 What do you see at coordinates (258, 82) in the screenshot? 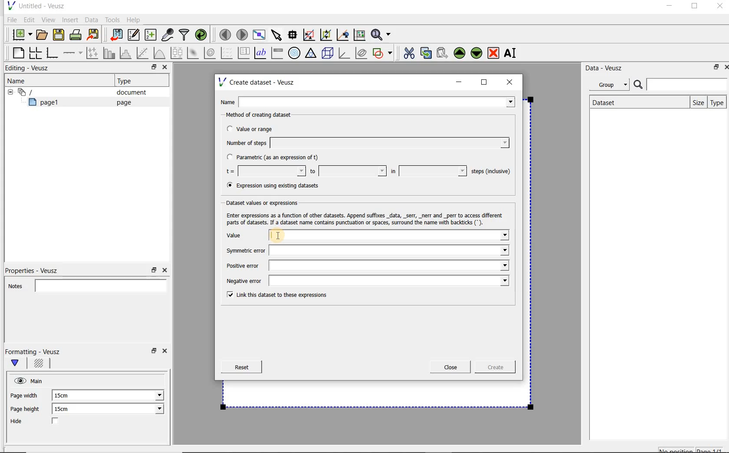
I see `Create dataset - Veusz` at bounding box center [258, 82].